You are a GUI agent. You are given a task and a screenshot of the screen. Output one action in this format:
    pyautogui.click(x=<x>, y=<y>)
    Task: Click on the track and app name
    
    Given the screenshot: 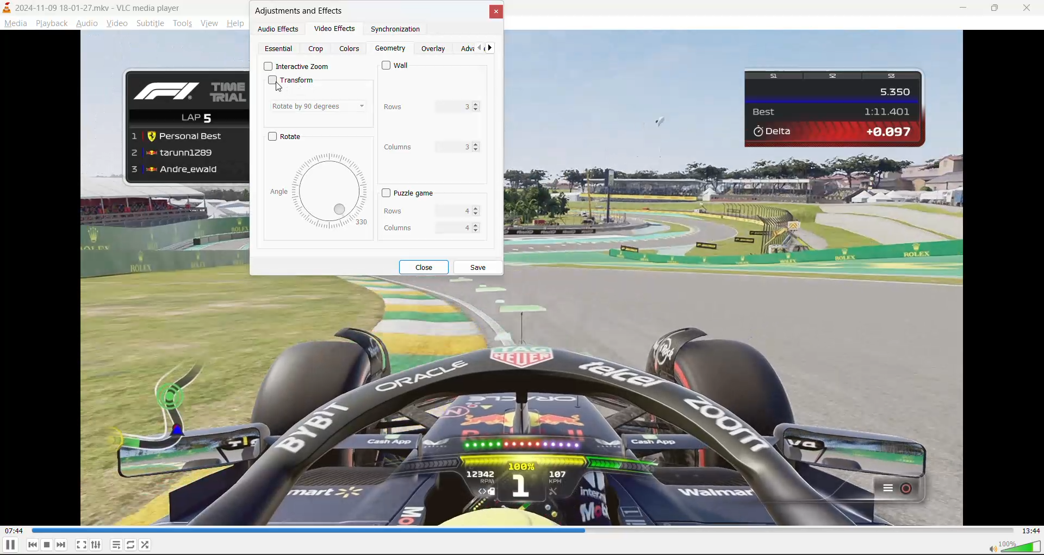 What is the action you would take?
    pyautogui.click(x=94, y=7)
    